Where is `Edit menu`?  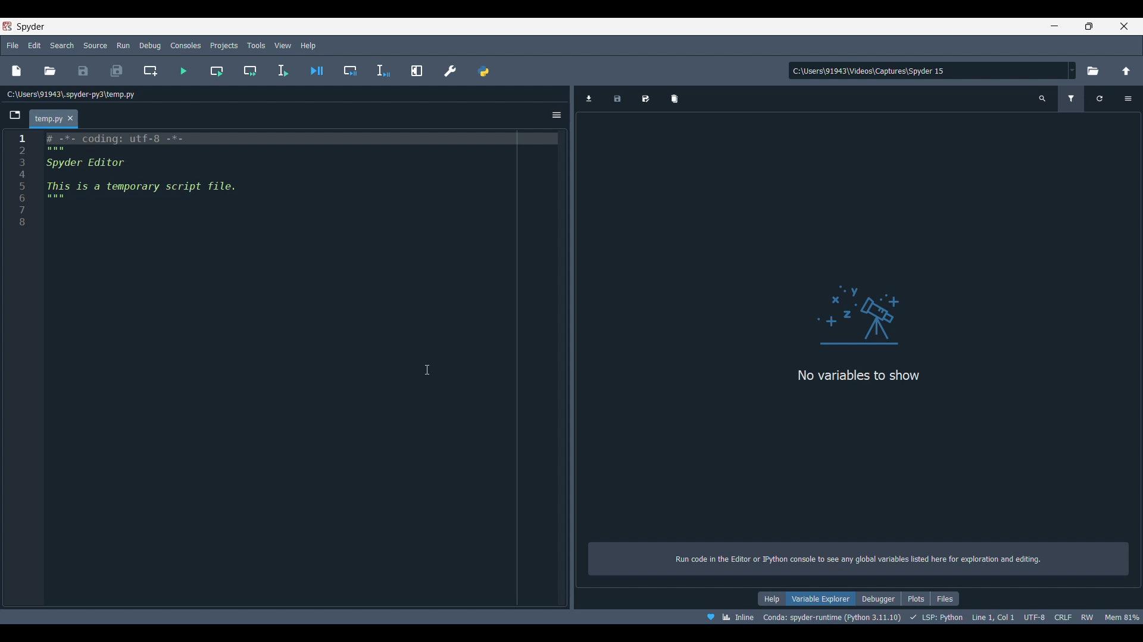
Edit menu is located at coordinates (35, 46).